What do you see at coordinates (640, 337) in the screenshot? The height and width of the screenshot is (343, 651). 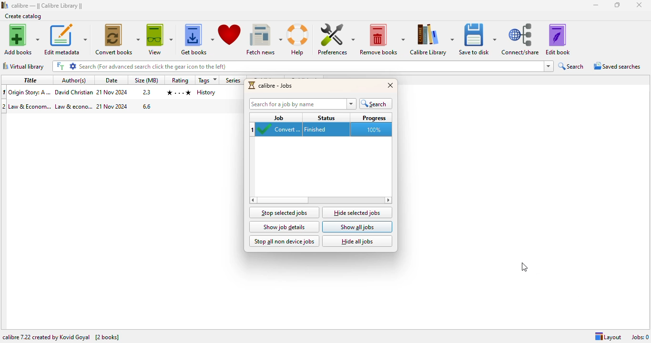 I see `Jobs: 0` at bounding box center [640, 337].